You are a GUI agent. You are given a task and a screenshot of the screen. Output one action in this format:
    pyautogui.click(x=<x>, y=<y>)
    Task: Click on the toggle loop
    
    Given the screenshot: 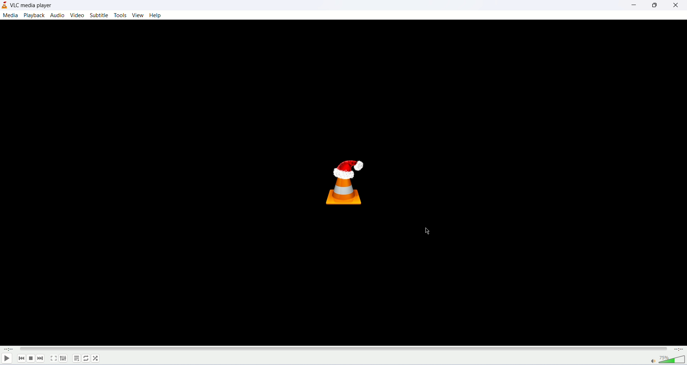 What is the action you would take?
    pyautogui.click(x=86, y=359)
    